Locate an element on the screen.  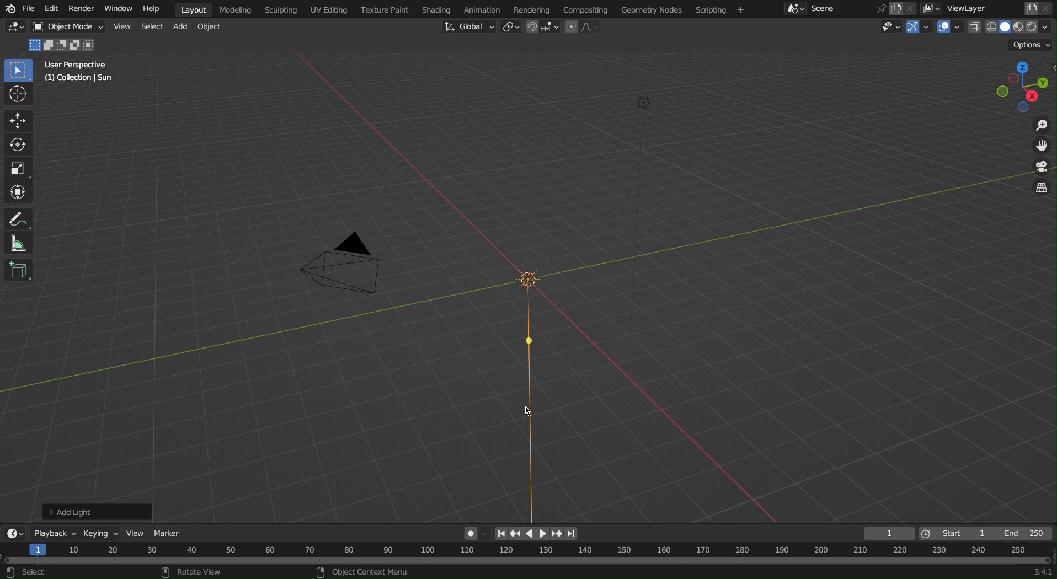
Shading is located at coordinates (436, 9).